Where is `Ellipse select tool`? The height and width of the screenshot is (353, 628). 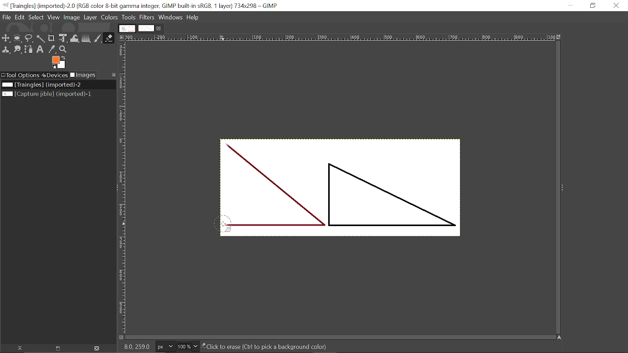 Ellipse select tool is located at coordinates (17, 38).